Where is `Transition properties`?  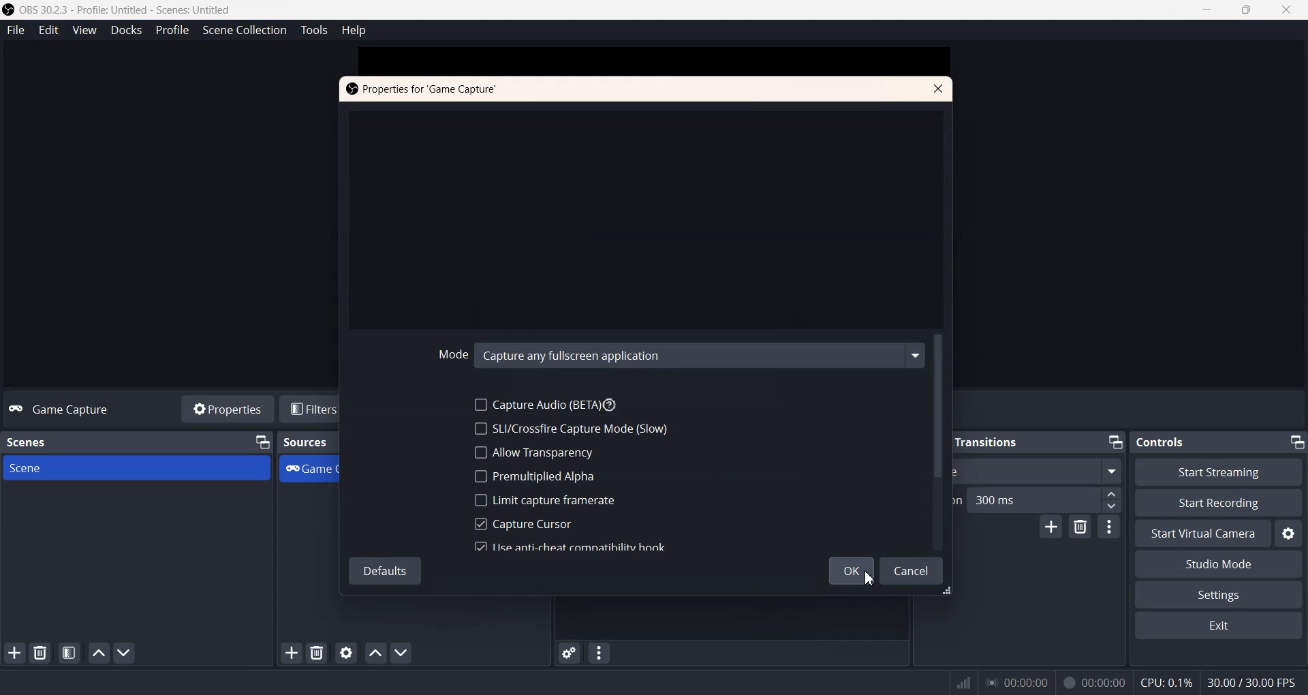
Transition properties is located at coordinates (1108, 526).